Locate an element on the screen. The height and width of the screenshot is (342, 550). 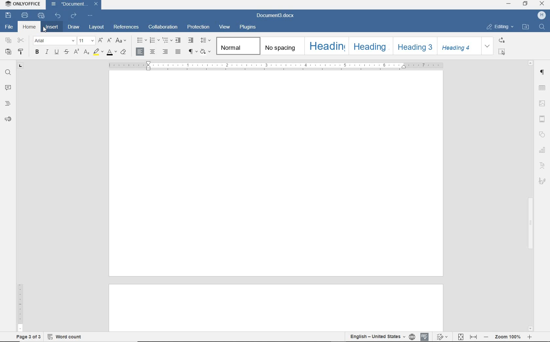
NUMBERING is located at coordinates (154, 41).